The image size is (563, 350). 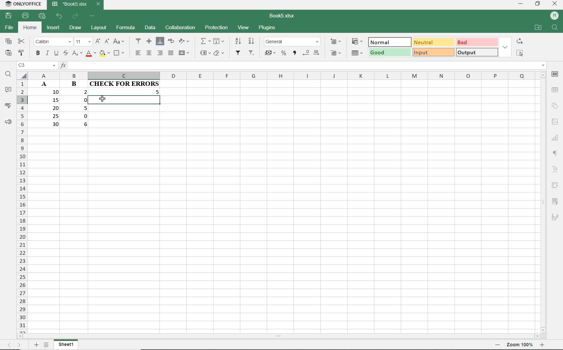 I want to click on SELECT ALL, so click(x=520, y=54).